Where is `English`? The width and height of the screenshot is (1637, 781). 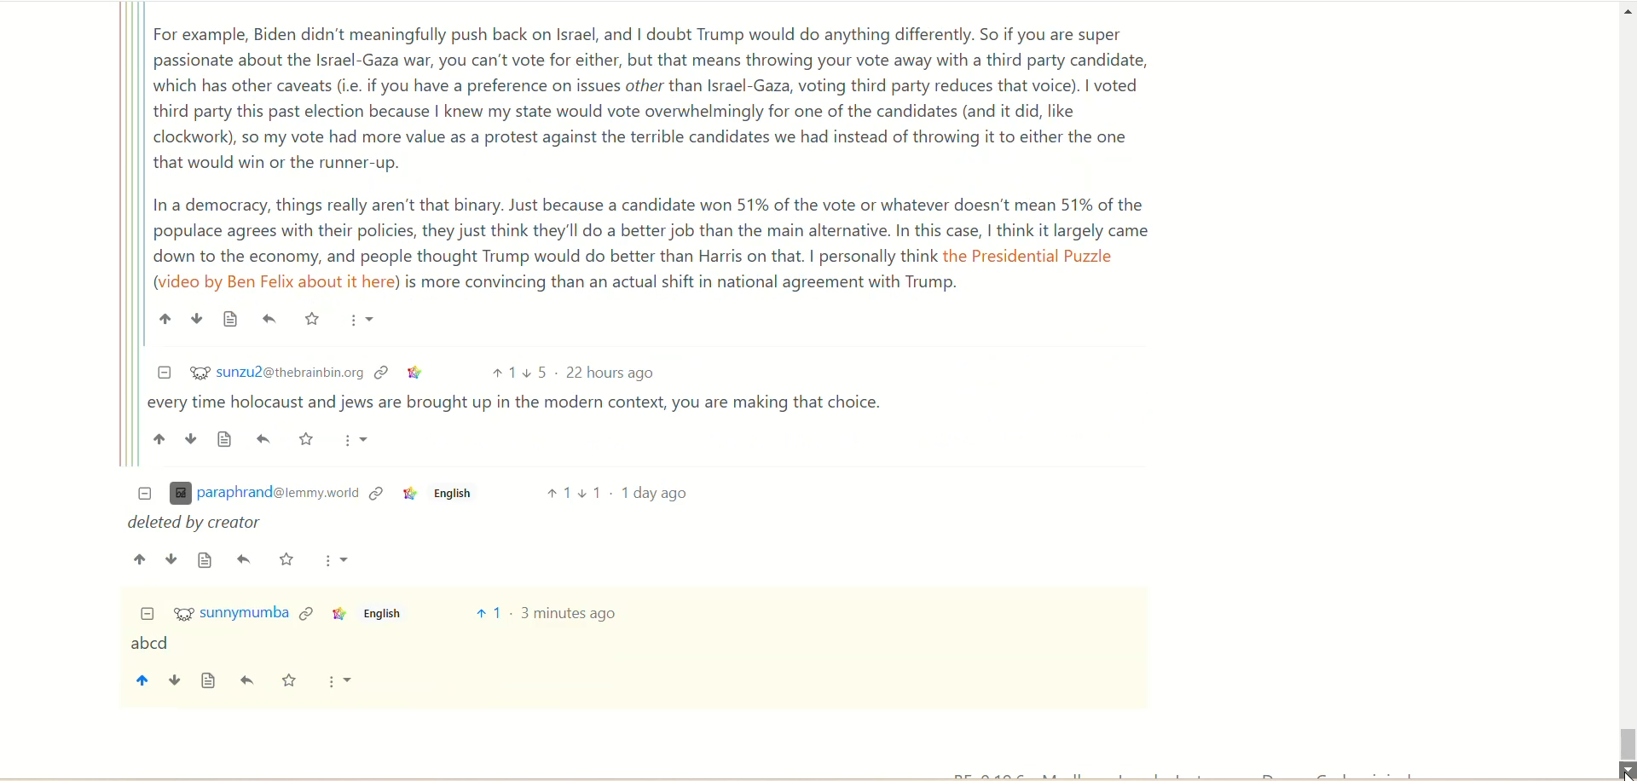 English is located at coordinates (452, 494).